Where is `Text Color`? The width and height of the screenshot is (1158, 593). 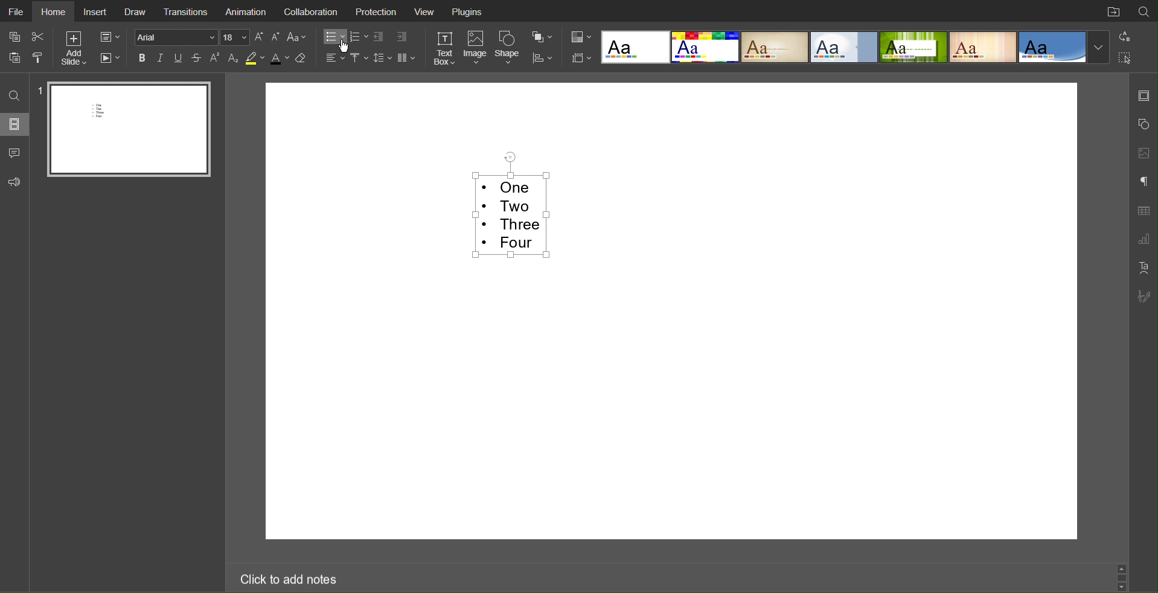 Text Color is located at coordinates (280, 58).